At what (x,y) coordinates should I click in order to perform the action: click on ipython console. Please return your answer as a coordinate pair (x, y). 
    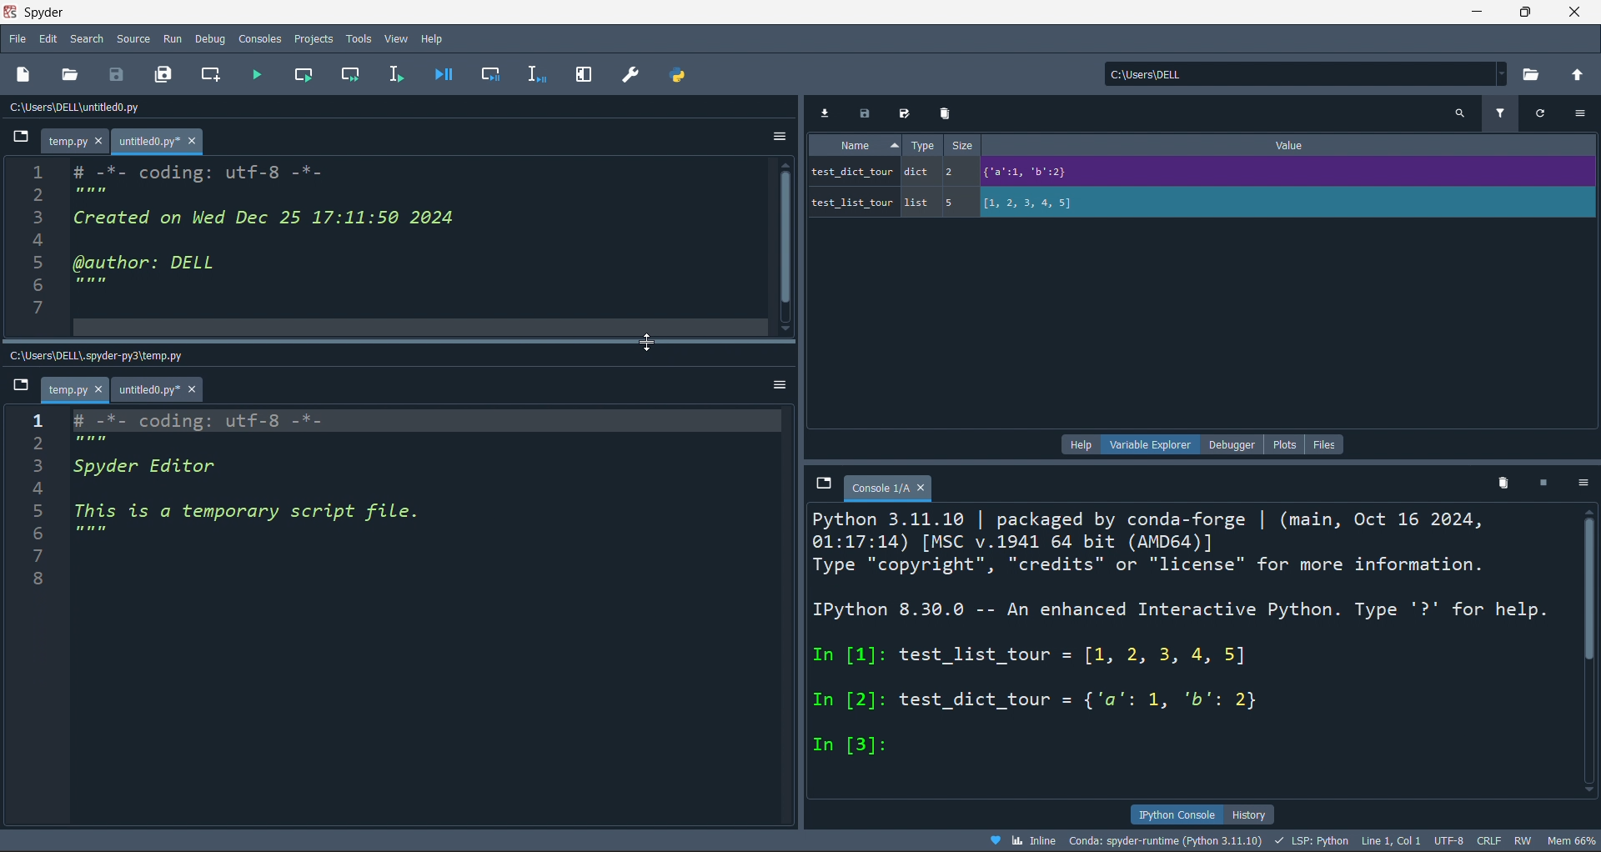
    Looking at the image, I should click on (1172, 813).